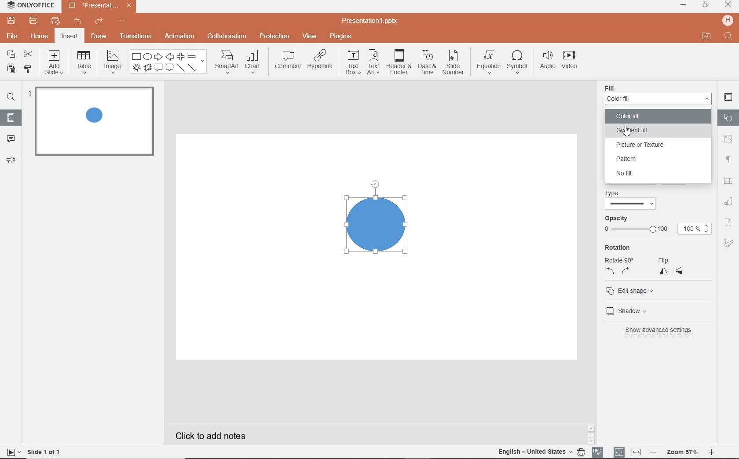 This screenshot has width=739, height=459. I want to click on plugins, so click(341, 37).